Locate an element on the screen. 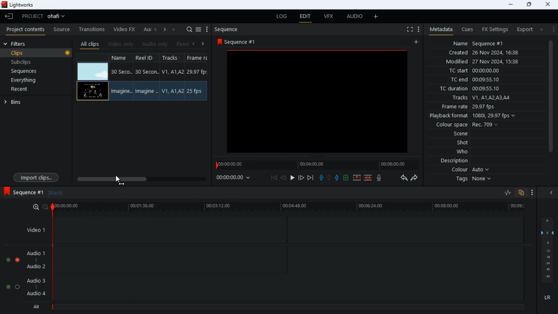 The height and width of the screenshot is (314, 558). rend is located at coordinates (182, 43).